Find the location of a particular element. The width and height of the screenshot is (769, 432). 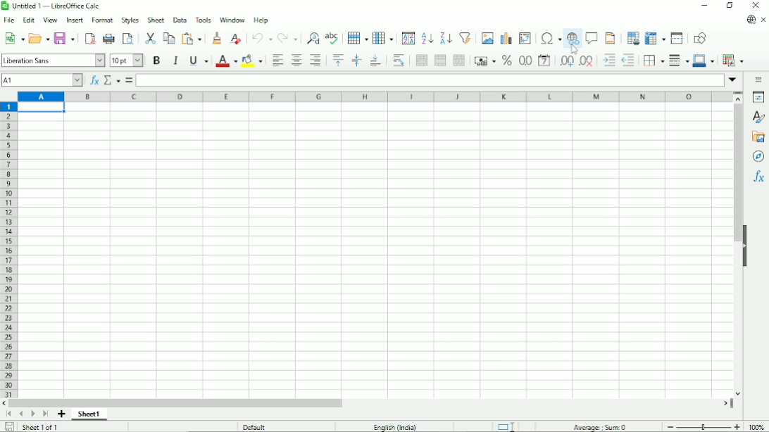

Split window is located at coordinates (677, 39).